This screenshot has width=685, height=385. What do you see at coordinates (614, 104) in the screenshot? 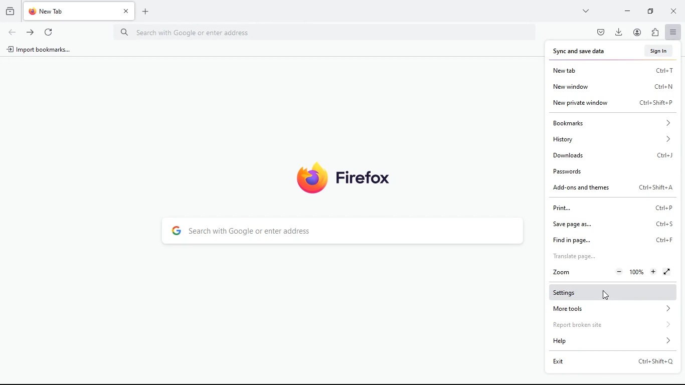
I see `new private window` at bounding box center [614, 104].